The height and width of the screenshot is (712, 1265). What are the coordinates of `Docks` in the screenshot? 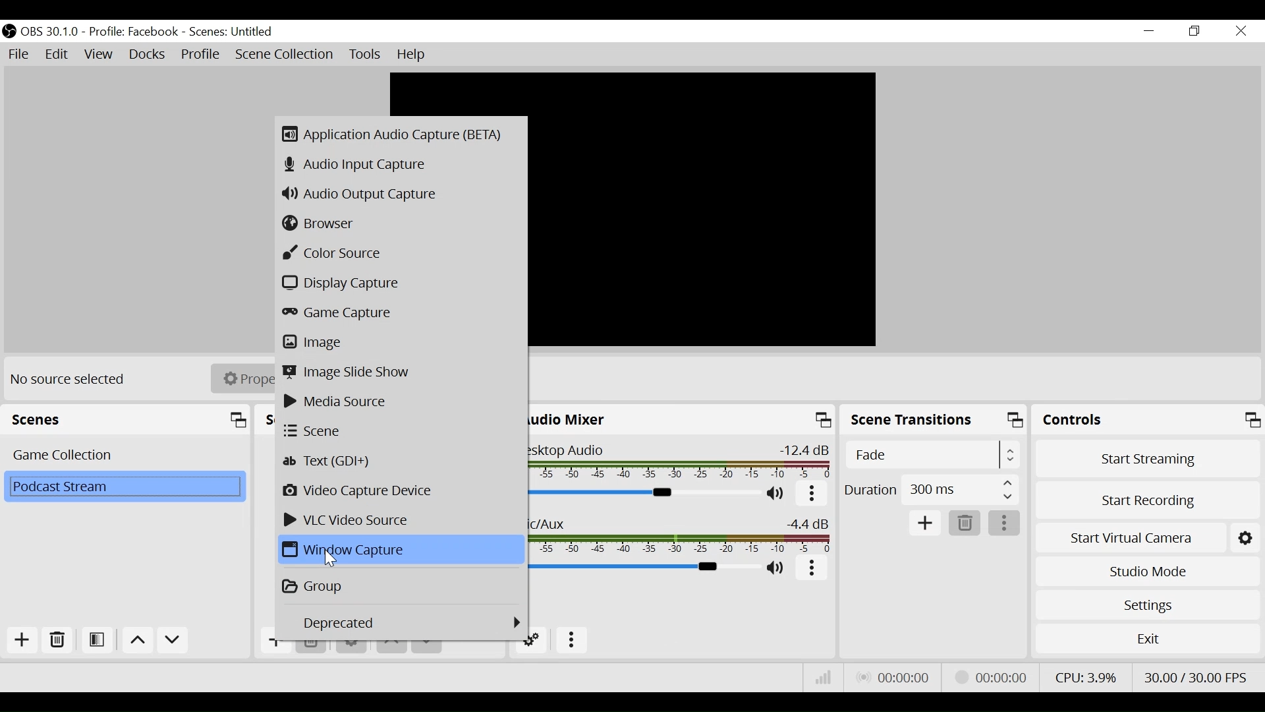 It's located at (147, 55).